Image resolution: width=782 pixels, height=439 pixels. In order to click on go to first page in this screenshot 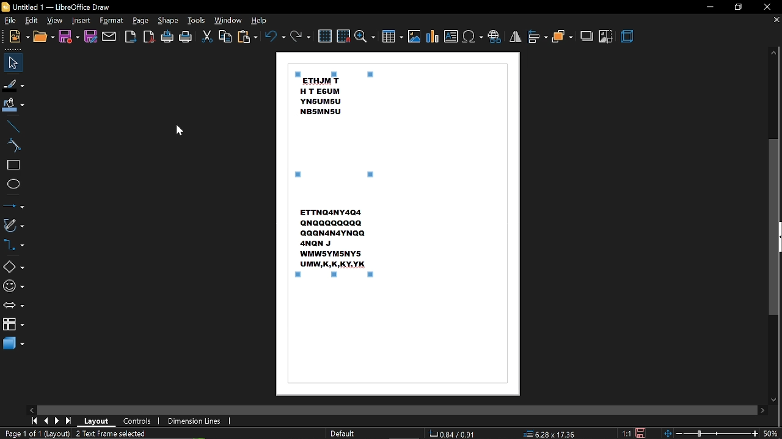, I will do `click(34, 421)`.